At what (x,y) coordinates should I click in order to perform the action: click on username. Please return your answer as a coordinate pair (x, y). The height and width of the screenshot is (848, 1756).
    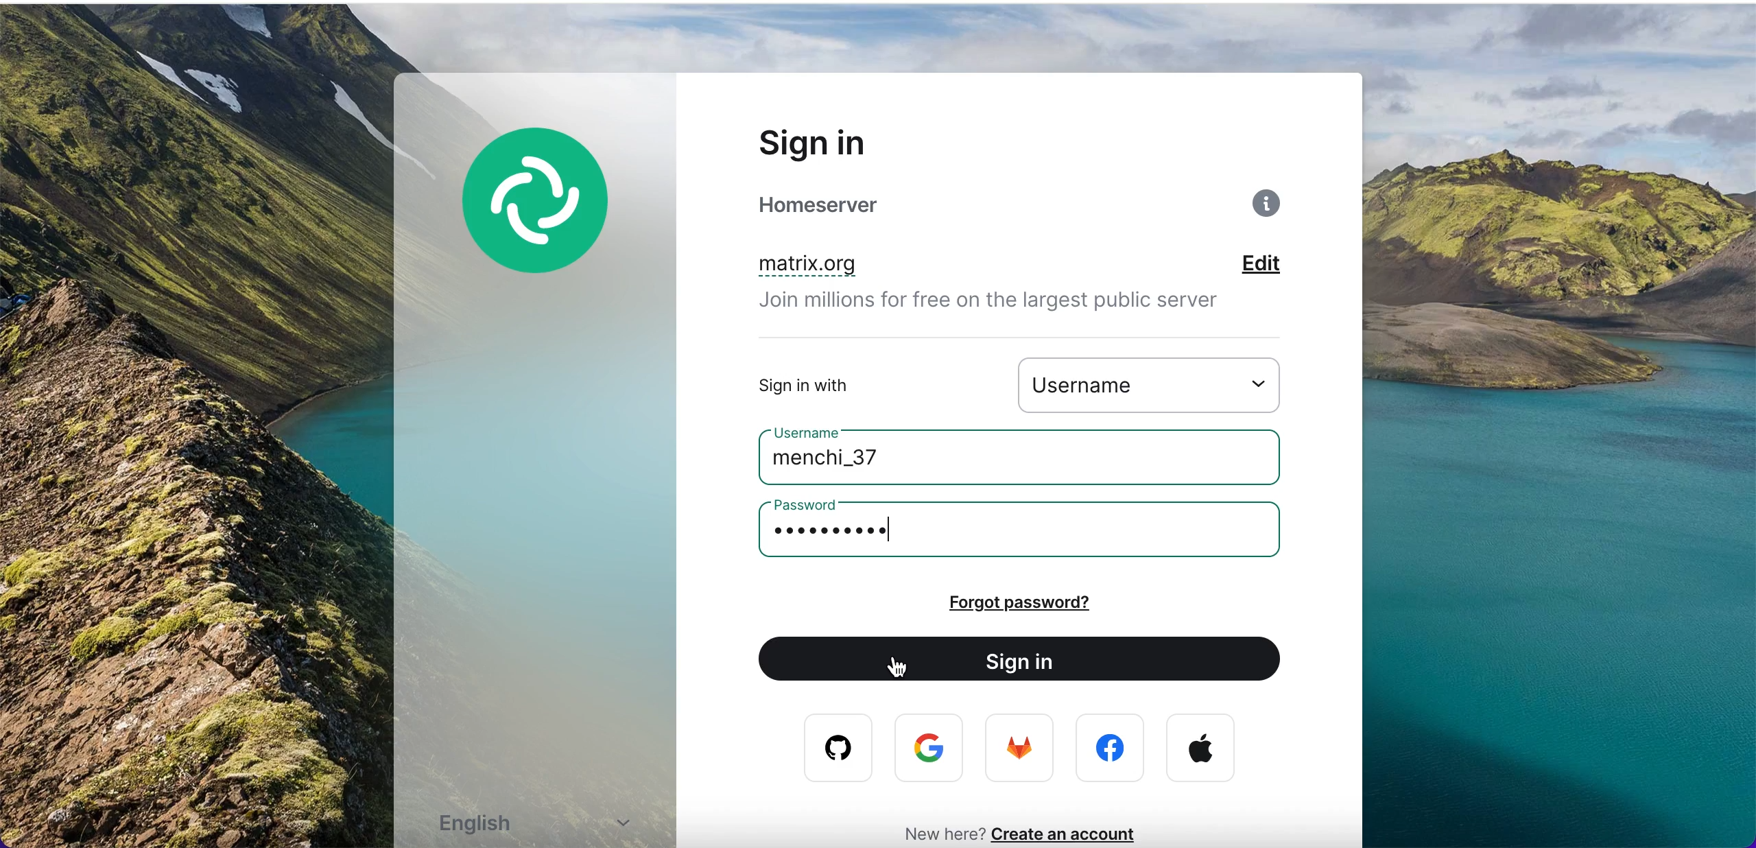
    Looking at the image, I should click on (817, 432).